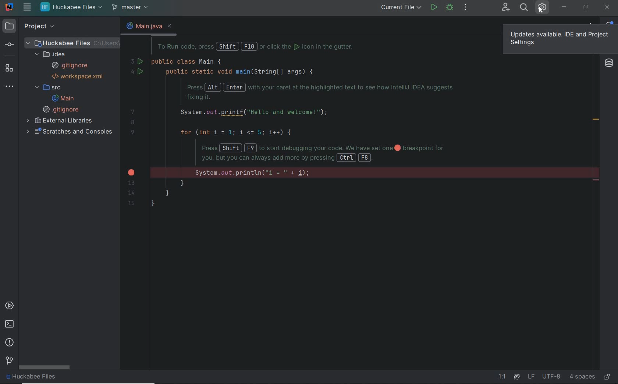 This screenshot has height=384, width=618. What do you see at coordinates (9, 324) in the screenshot?
I see `terminal` at bounding box center [9, 324].